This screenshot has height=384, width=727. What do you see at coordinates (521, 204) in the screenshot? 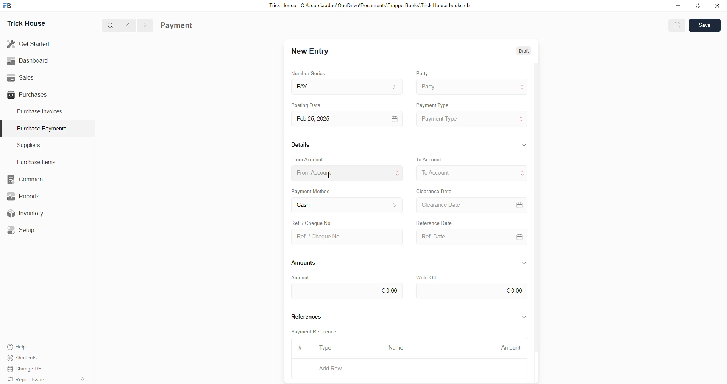
I see `=` at bounding box center [521, 204].